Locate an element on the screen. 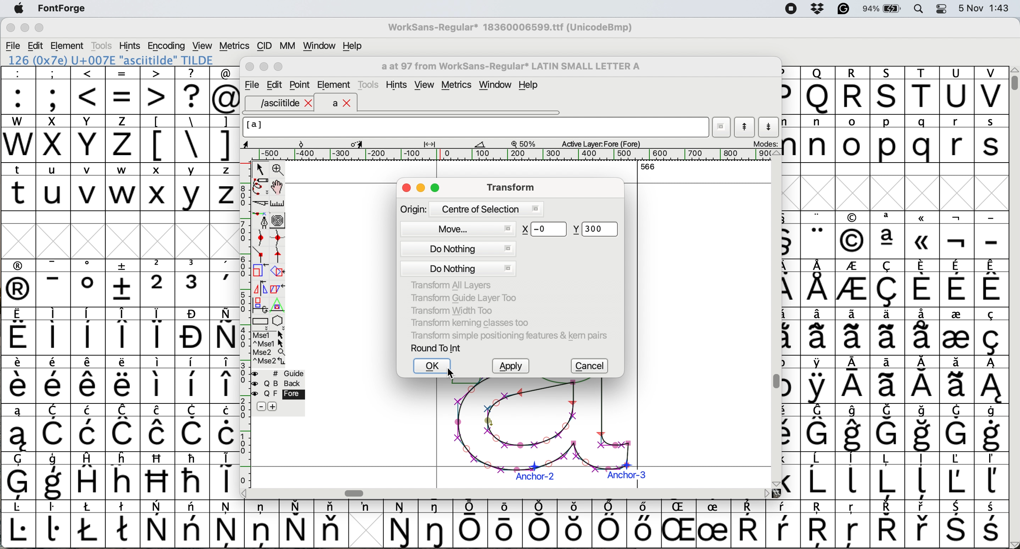 This screenshot has width=1020, height=549. > is located at coordinates (158, 90).